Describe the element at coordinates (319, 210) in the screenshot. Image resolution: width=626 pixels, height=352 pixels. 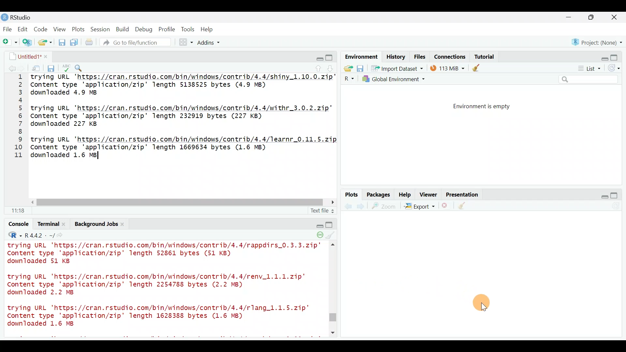
I see `Text file` at that location.